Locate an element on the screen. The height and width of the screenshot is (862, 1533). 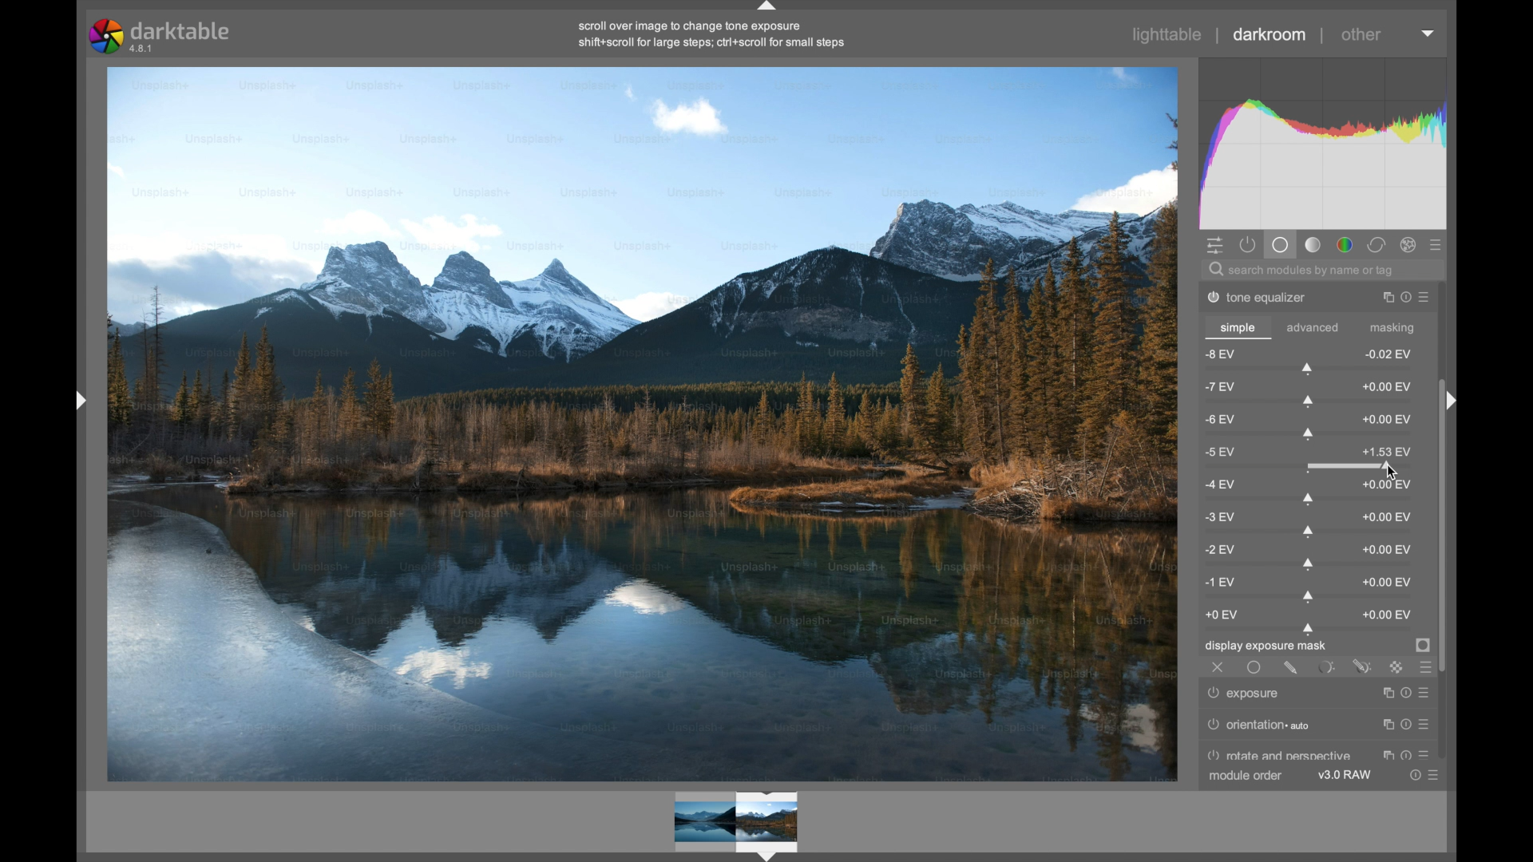
slider is located at coordinates (1308, 401).